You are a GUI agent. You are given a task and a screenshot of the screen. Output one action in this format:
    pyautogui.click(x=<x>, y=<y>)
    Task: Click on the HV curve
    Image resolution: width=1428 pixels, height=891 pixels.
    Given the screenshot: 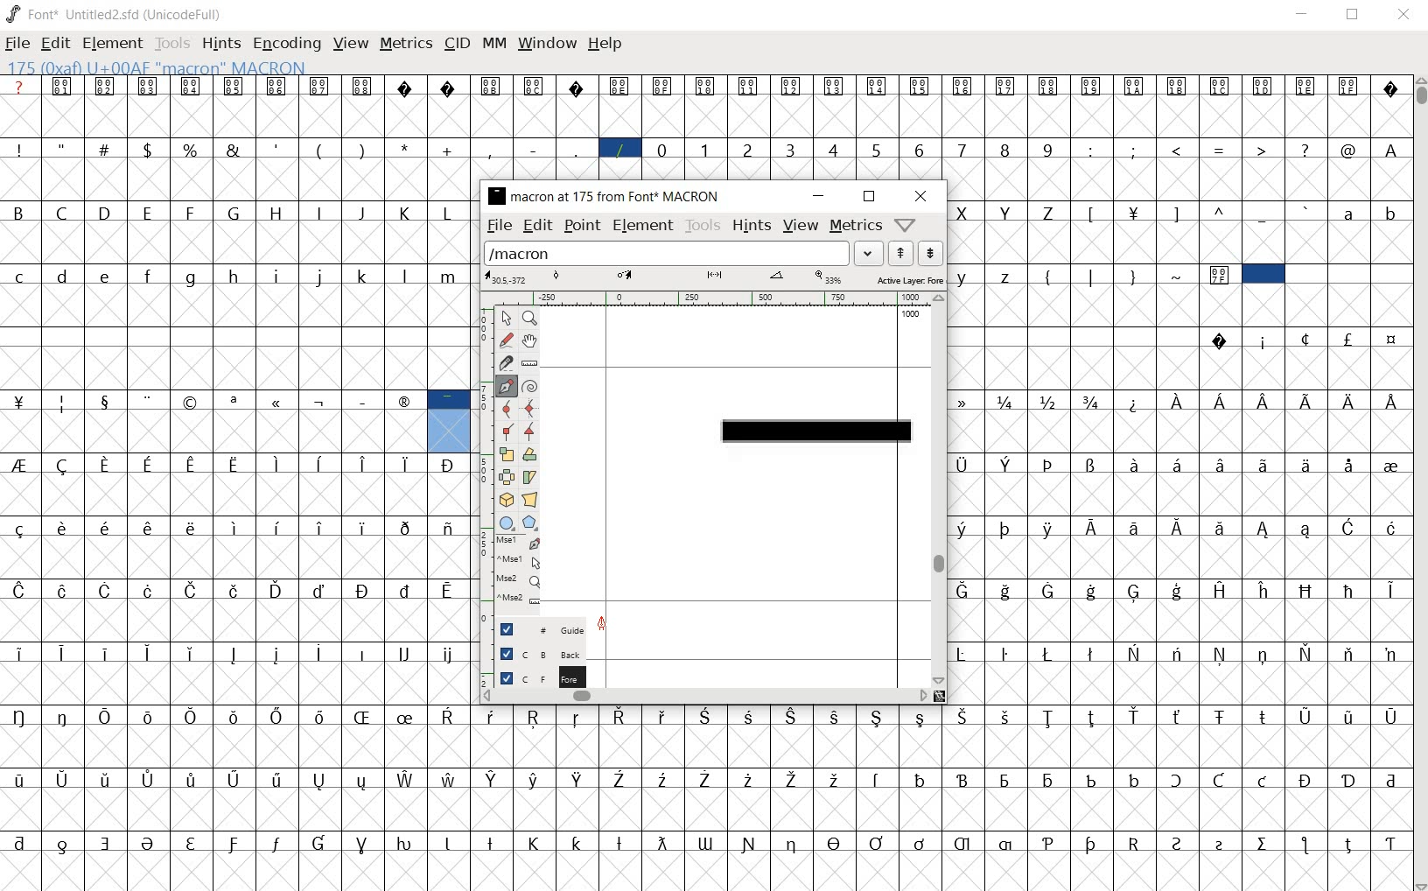 What is the action you would take?
    pyautogui.click(x=530, y=409)
    